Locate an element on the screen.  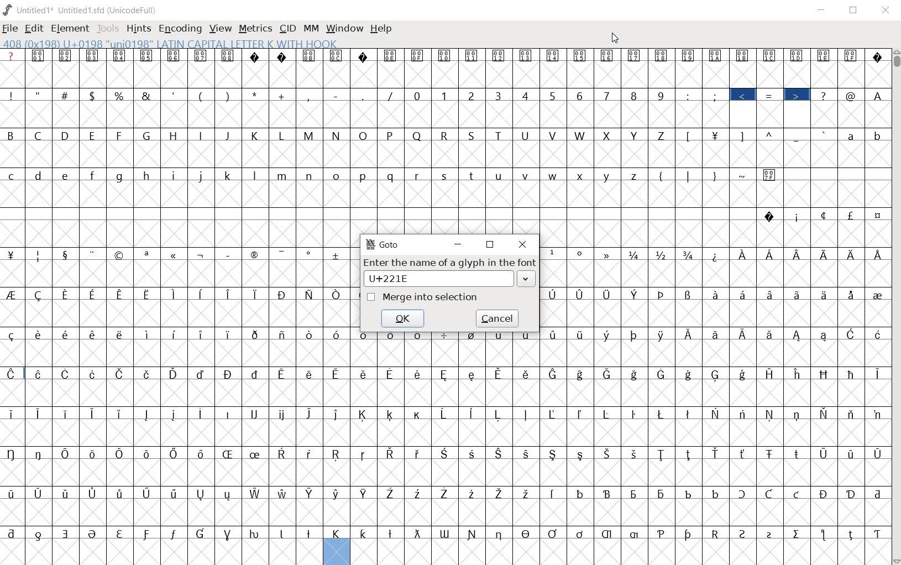
enter the name of a glyph in the font is located at coordinates (449, 263).